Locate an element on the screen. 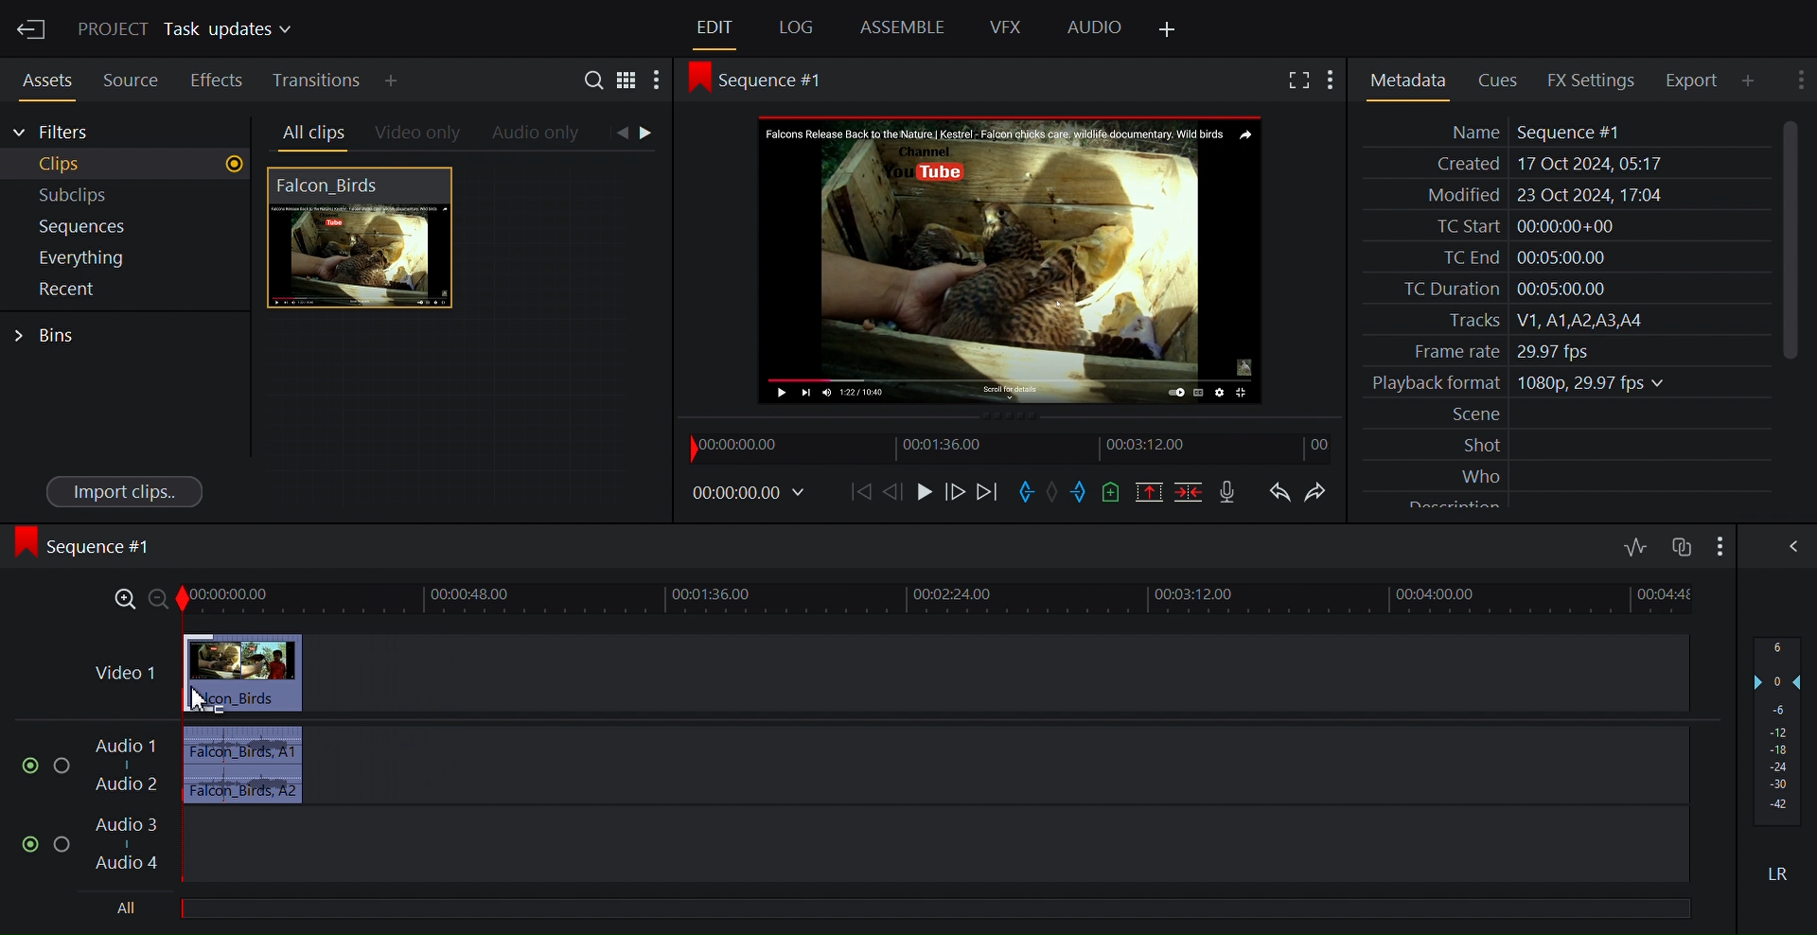 This screenshot has height=935, width=1817. Audio is located at coordinates (1095, 28).